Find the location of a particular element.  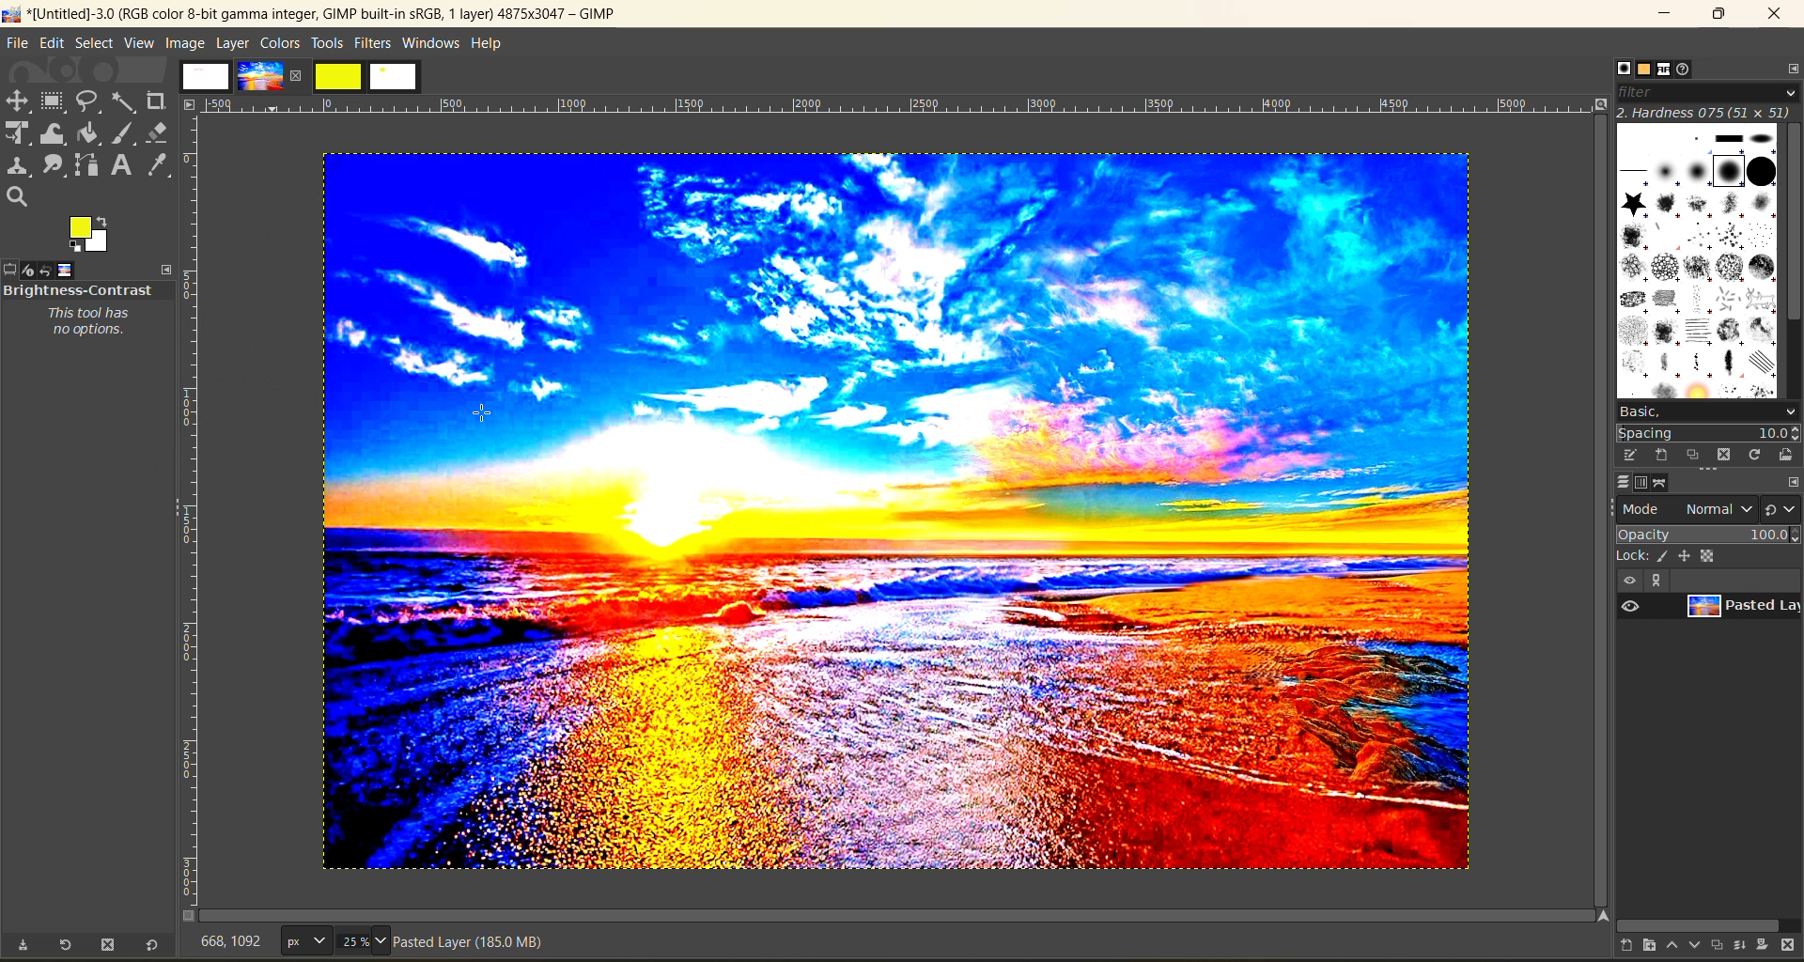

maximize is located at coordinates (1718, 14).